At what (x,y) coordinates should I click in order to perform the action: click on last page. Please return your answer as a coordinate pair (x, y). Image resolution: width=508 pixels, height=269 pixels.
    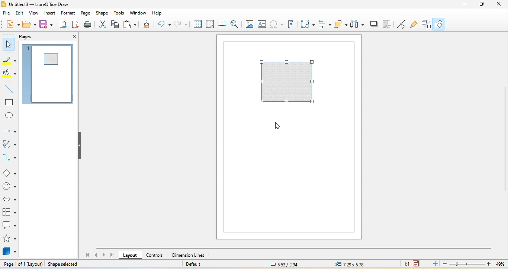
    Looking at the image, I should click on (111, 255).